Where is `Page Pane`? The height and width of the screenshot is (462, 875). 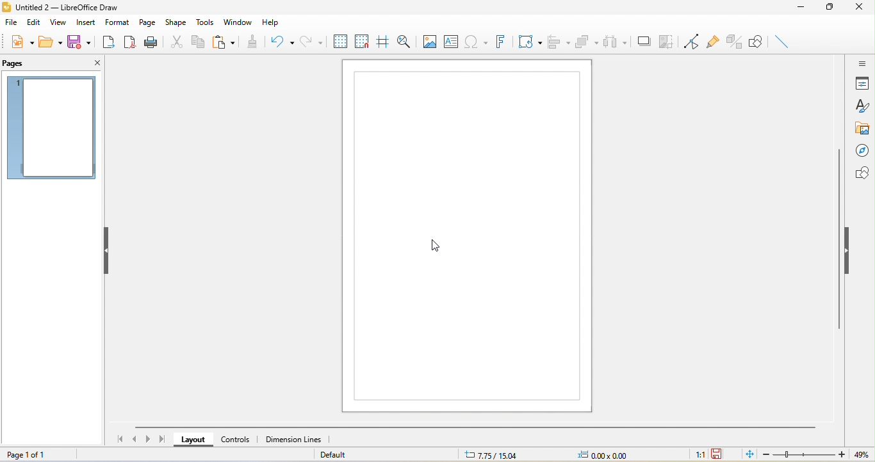 Page Pane is located at coordinates (735, 42).